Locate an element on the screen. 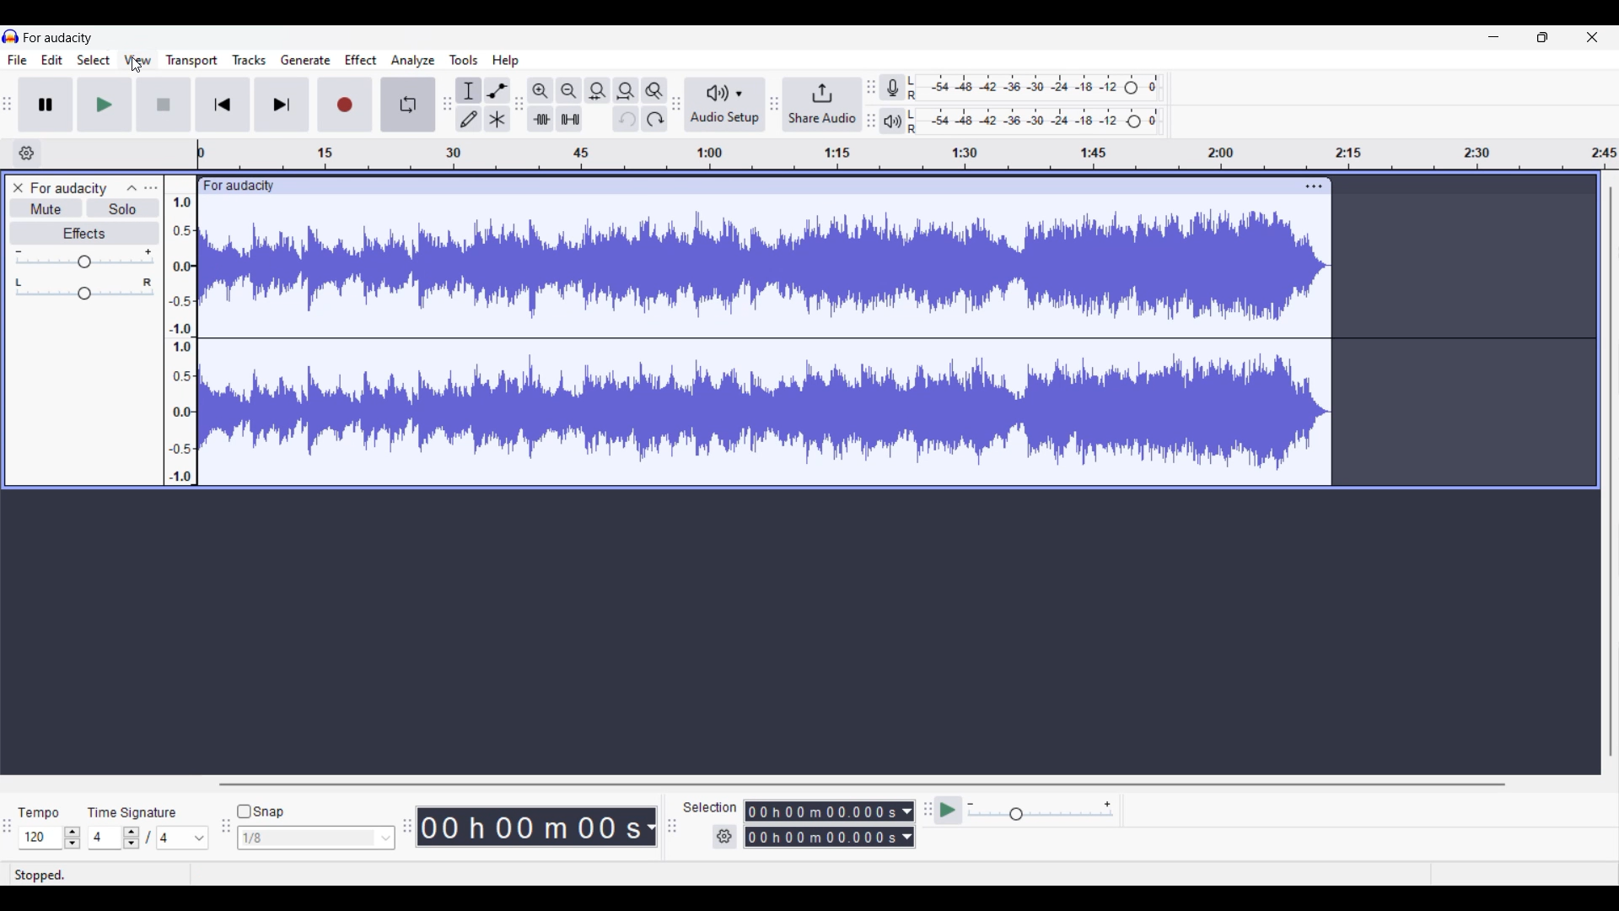  Playback speed settings is located at coordinates (1041, 810).